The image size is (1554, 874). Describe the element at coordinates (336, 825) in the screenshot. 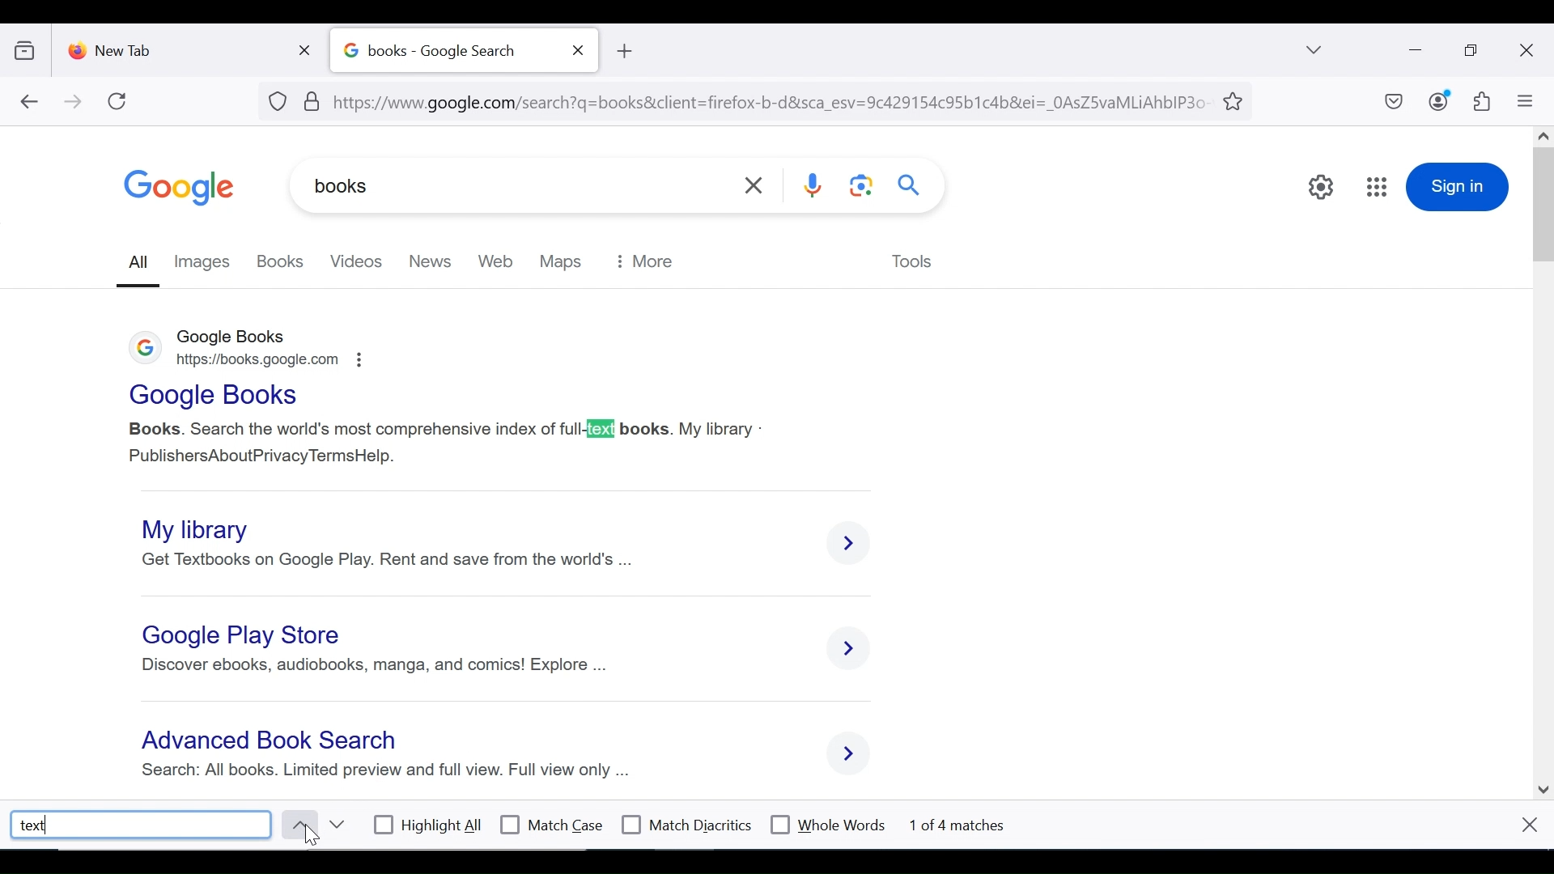

I see `next` at that location.